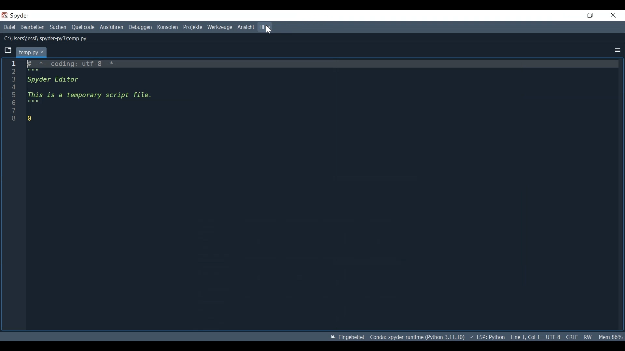 The image size is (625, 351). What do you see at coordinates (591, 16) in the screenshot?
I see `Restore` at bounding box center [591, 16].